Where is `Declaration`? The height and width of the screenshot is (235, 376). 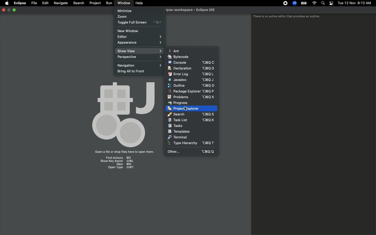
Declaration is located at coordinates (192, 68).